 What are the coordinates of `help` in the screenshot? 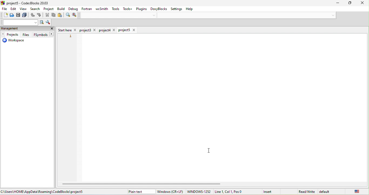 It's located at (192, 9).